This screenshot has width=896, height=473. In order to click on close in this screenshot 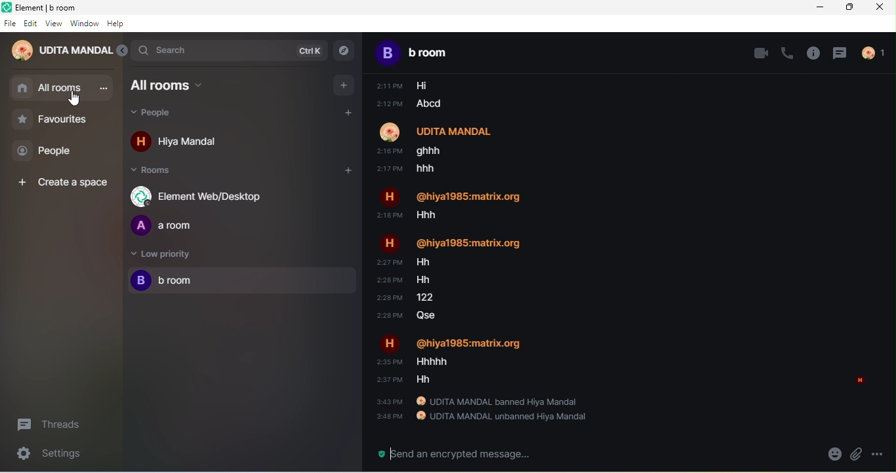, I will do `click(884, 10)`.